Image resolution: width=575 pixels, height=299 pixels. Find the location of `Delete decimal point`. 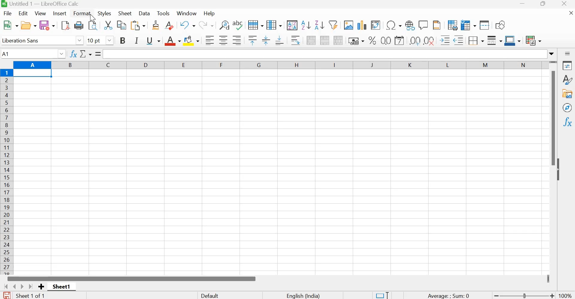

Delete decimal point is located at coordinates (429, 40).